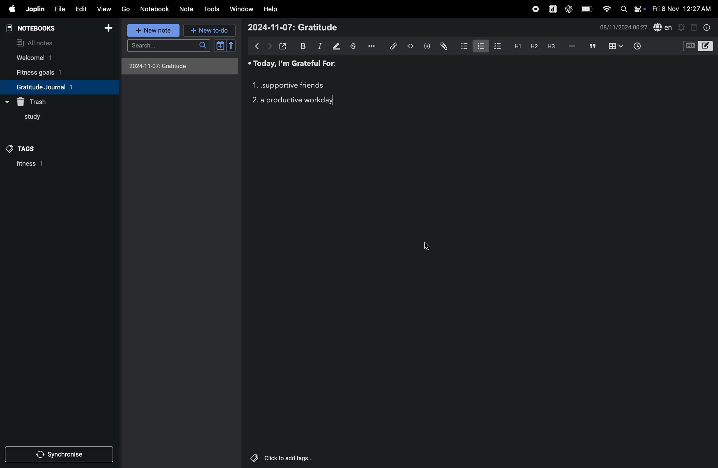 The width and height of the screenshot is (718, 468). Describe the element at coordinates (42, 28) in the screenshot. I see `note book` at that location.